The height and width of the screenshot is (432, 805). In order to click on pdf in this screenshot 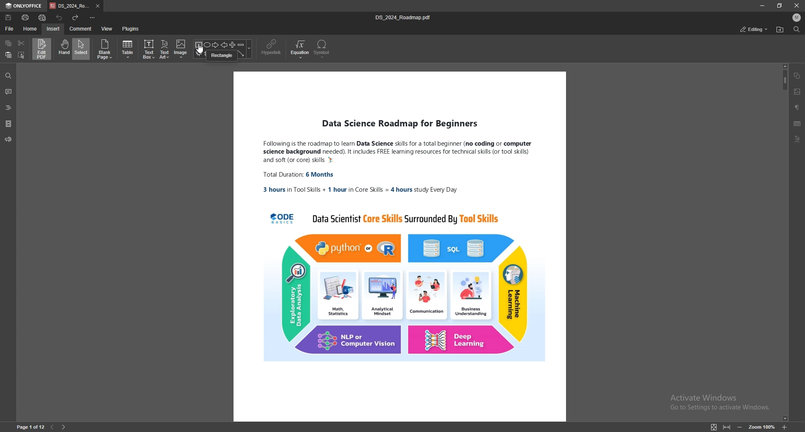, I will do `click(399, 246)`.